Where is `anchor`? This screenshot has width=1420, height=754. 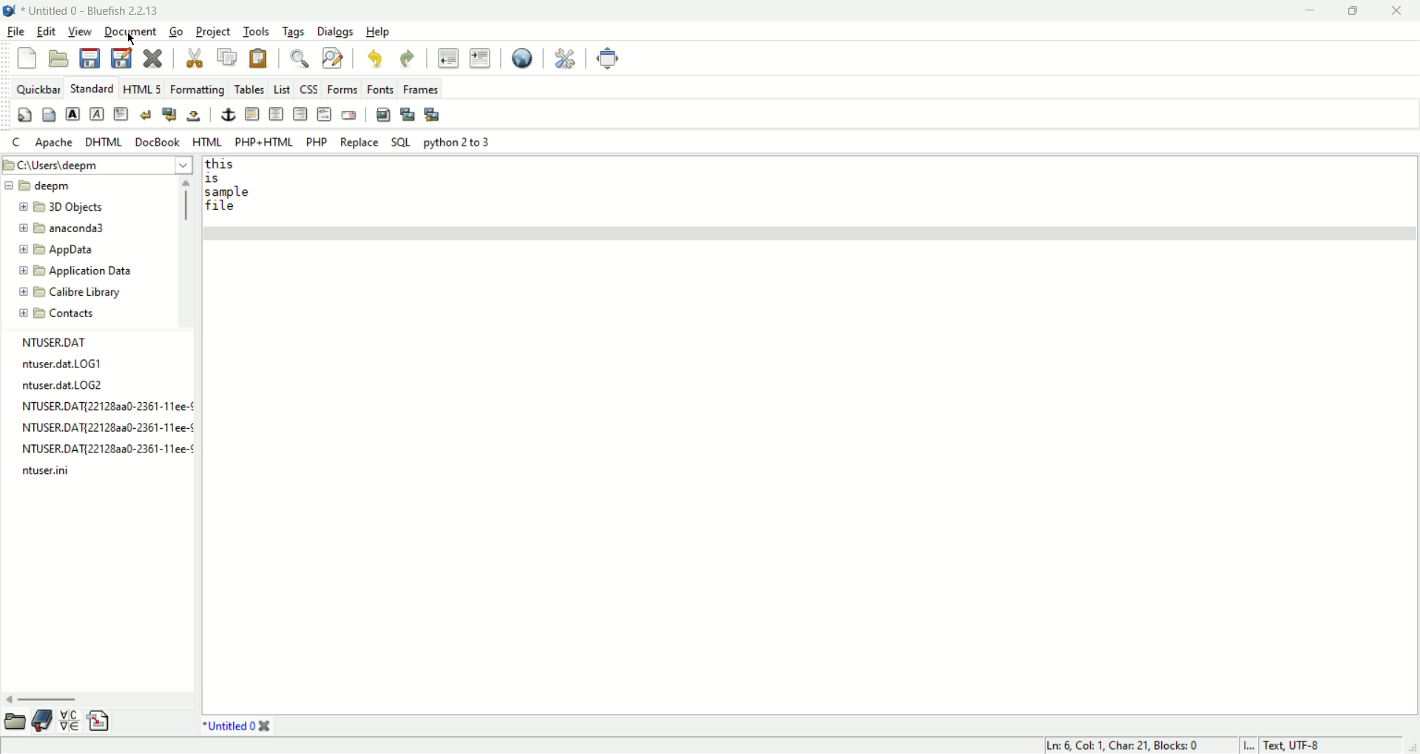 anchor is located at coordinates (228, 115).